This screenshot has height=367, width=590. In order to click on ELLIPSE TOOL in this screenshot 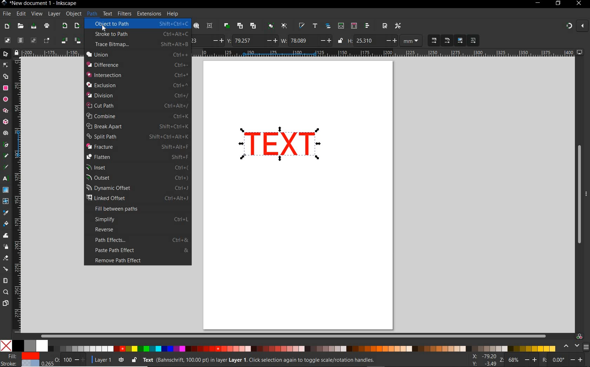, I will do `click(6, 100)`.